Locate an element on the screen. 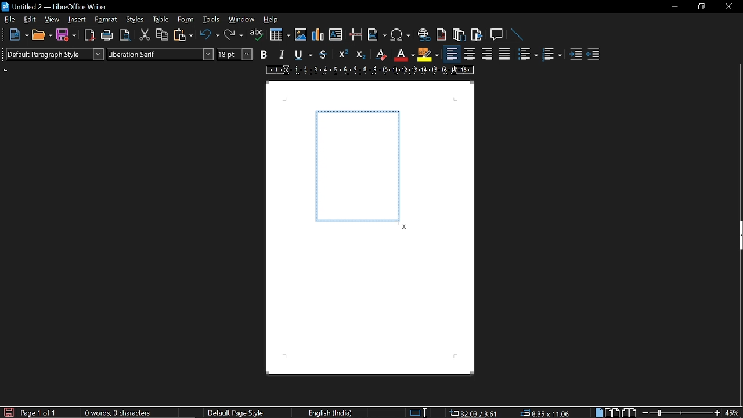  insert field is located at coordinates (377, 36).